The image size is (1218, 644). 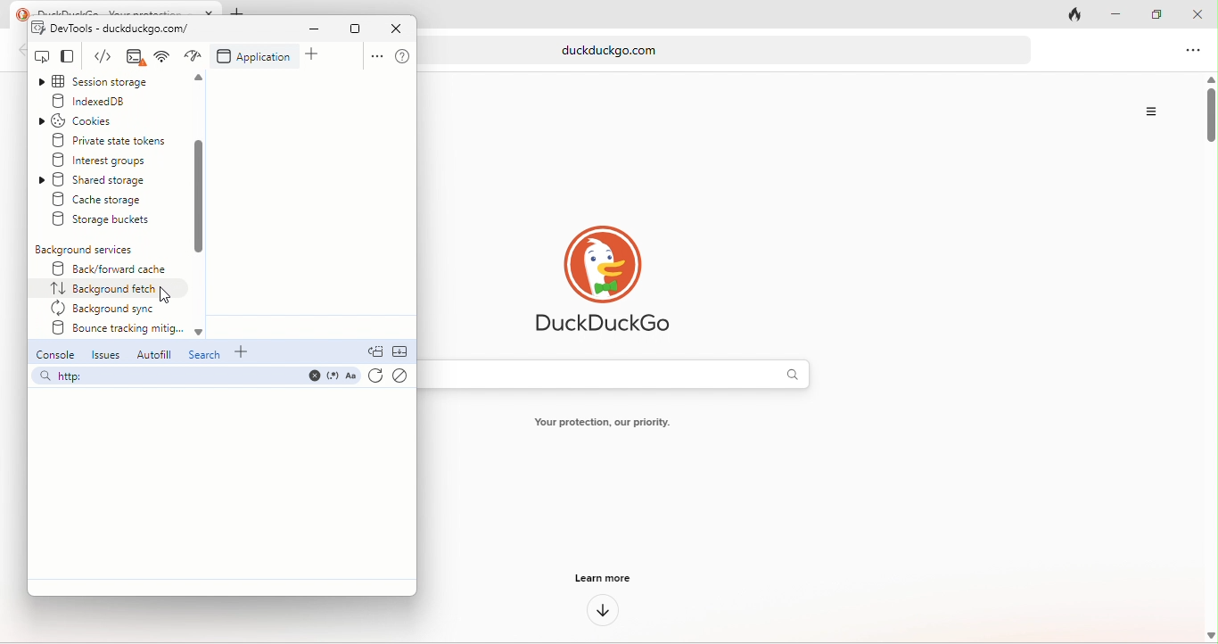 What do you see at coordinates (53, 356) in the screenshot?
I see `console` at bounding box center [53, 356].